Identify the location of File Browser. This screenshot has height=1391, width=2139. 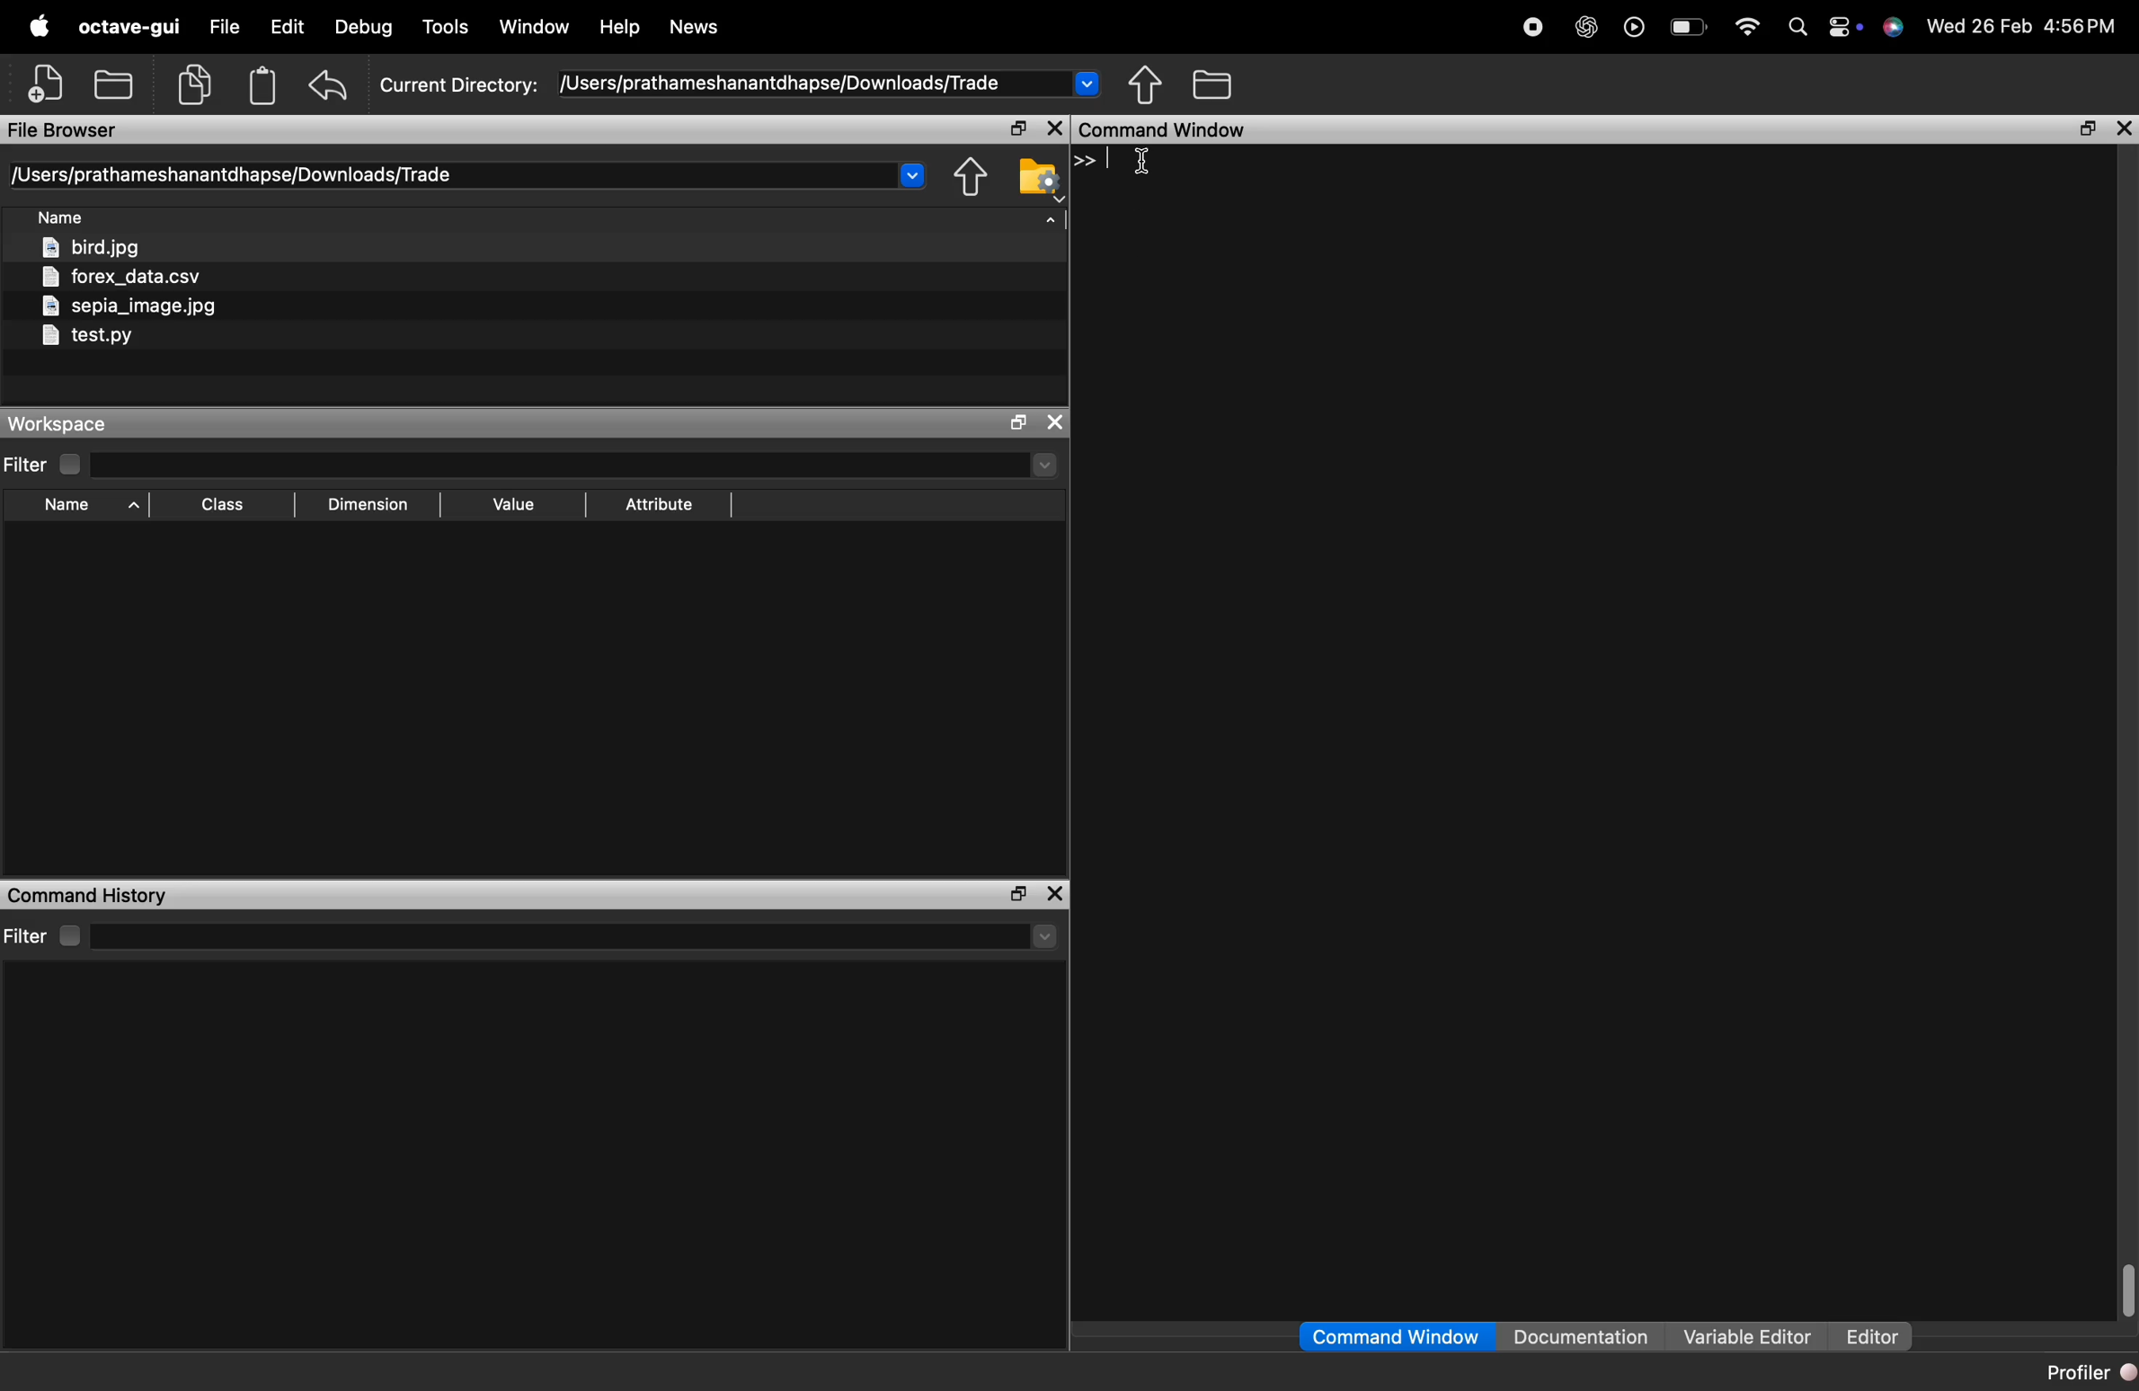
(63, 130).